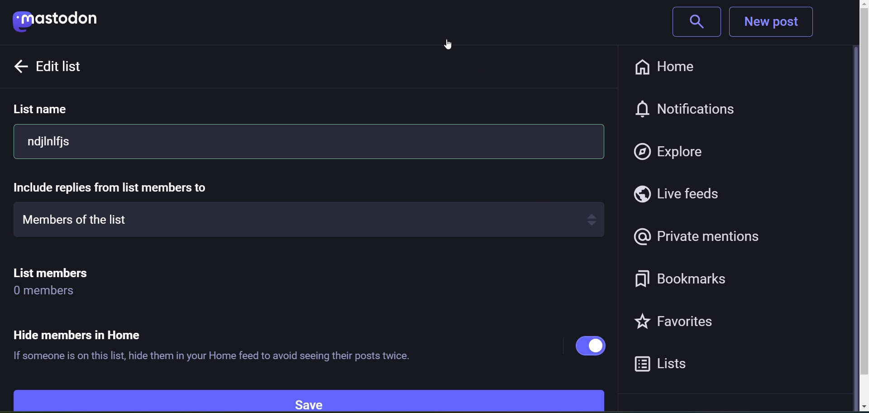  I want to click on cursor, so click(449, 40).